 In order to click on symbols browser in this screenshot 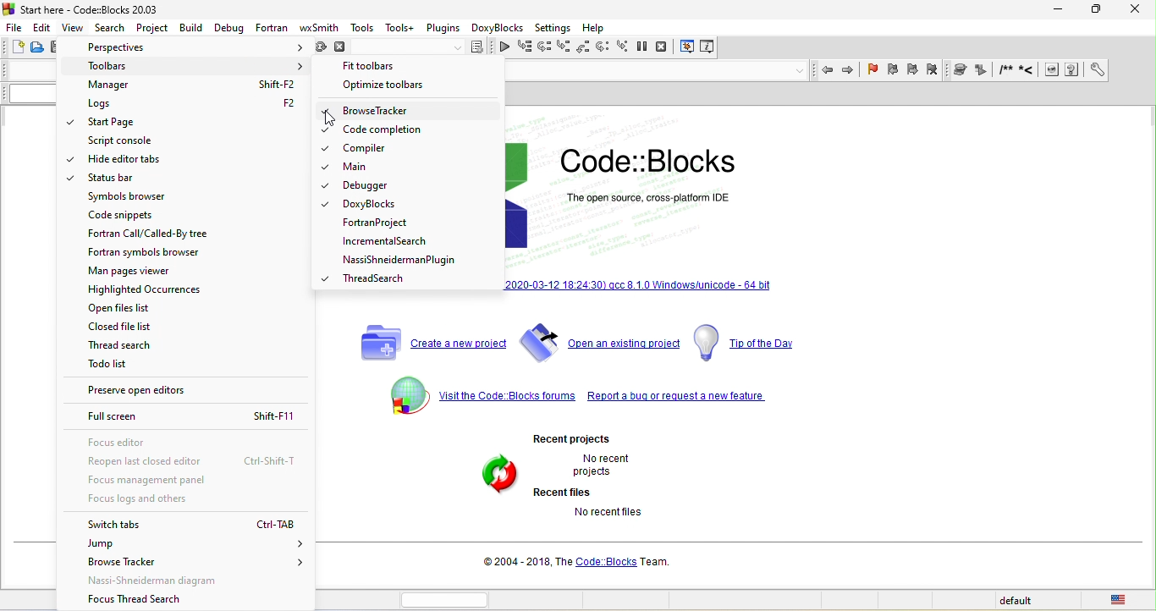, I will do `click(127, 198)`.